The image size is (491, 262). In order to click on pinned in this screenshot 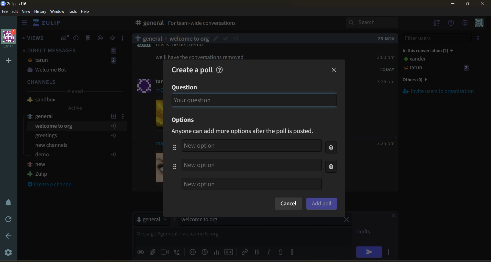, I will do `click(75, 92)`.